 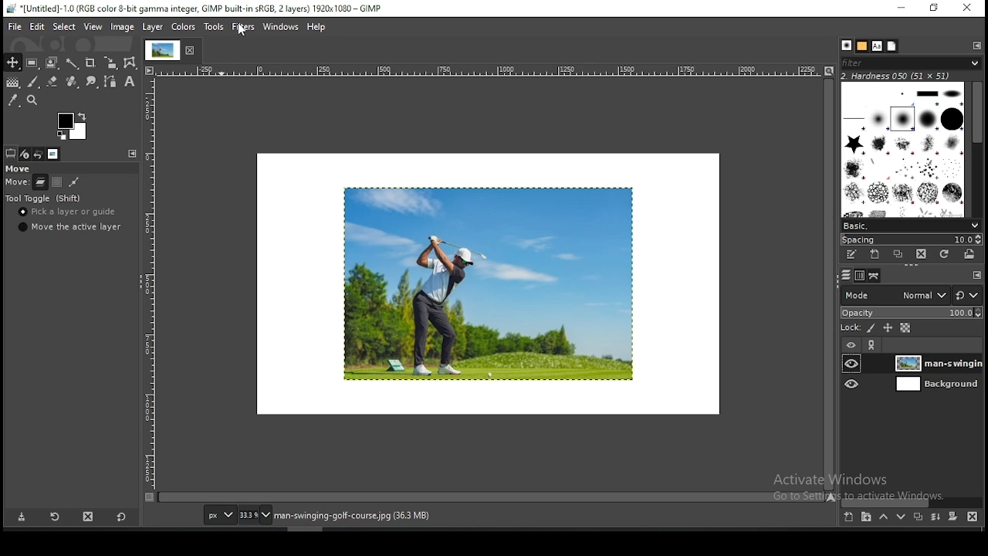 I want to click on hardness 050 (51x51), so click(x=898, y=76).